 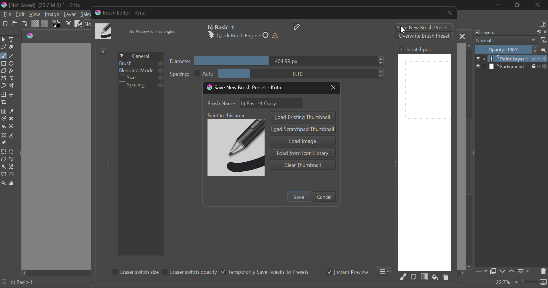 What do you see at coordinates (303, 164) in the screenshot?
I see `Clear Thumbnail` at bounding box center [303, 164].